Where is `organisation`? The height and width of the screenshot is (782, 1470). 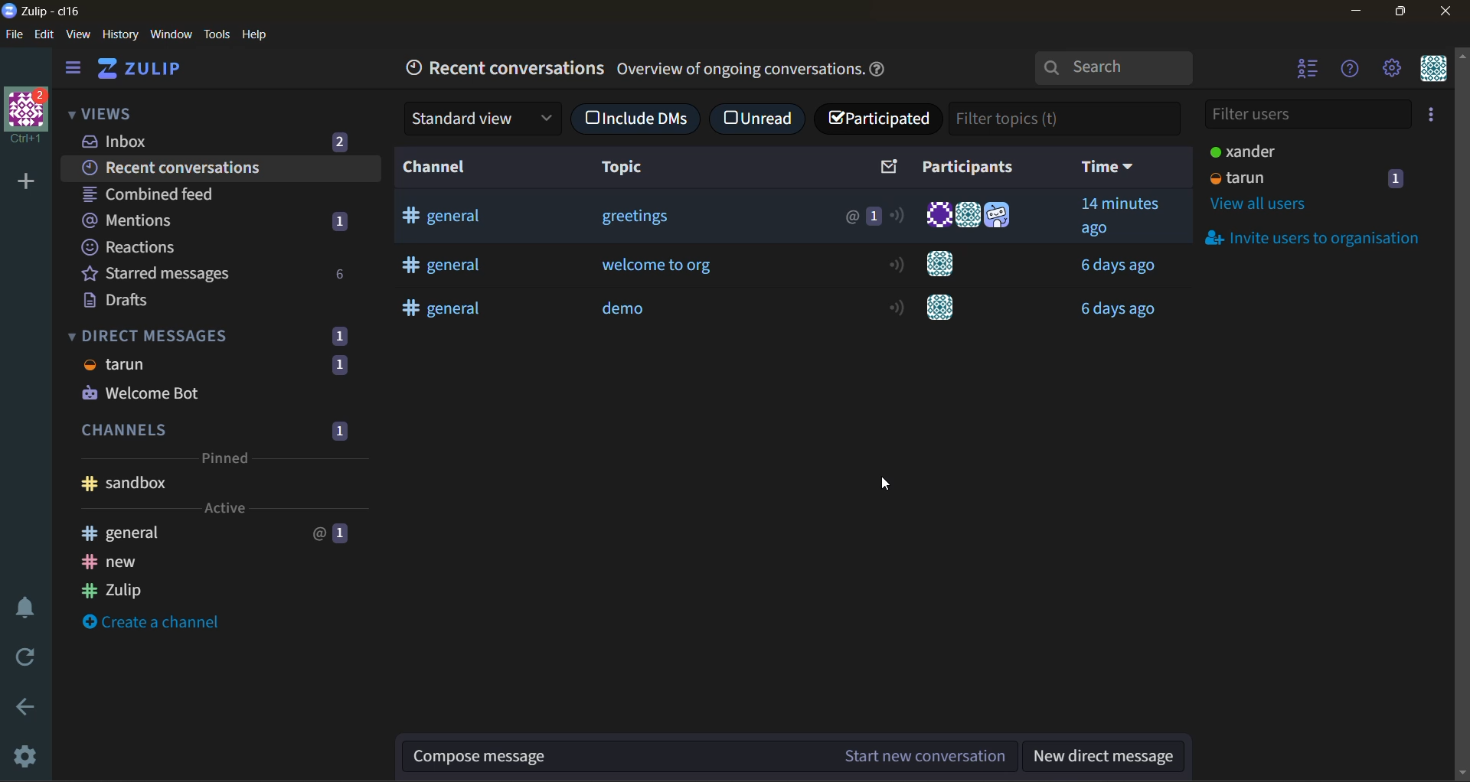
organisation is located at coordinates (26, 115).